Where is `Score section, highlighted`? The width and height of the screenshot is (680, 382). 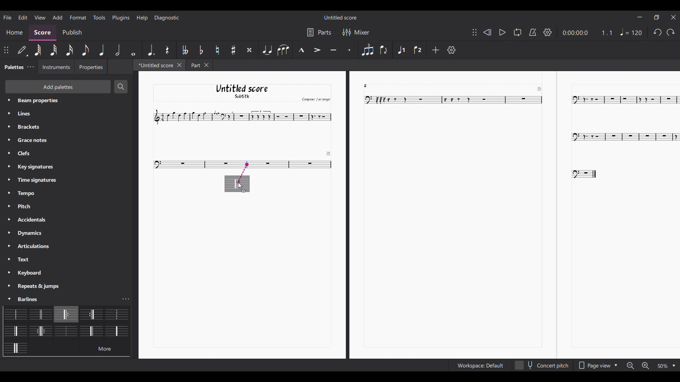 Score section, highlighted is located at coordinates (43, 33).